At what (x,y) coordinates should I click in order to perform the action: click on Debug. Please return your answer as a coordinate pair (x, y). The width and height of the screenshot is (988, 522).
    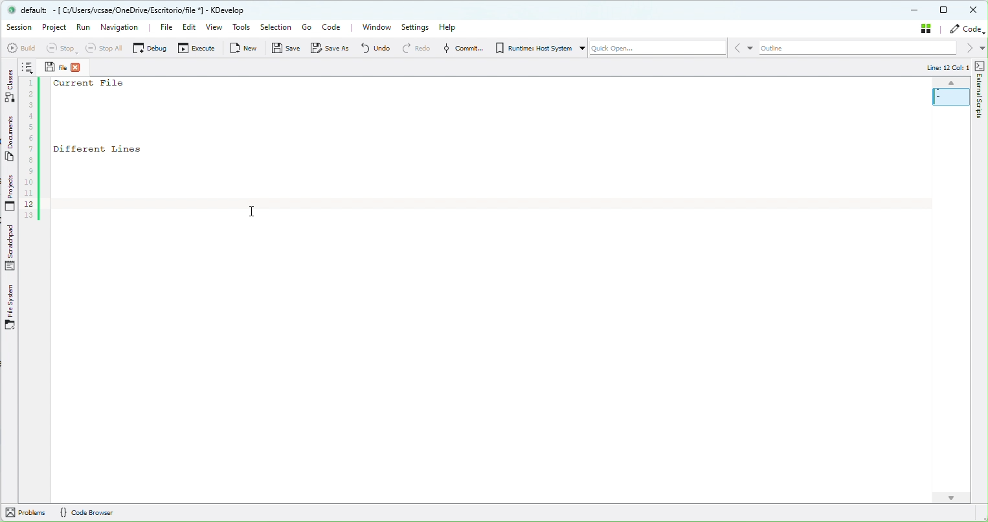
    Looking at the image, I should click on (150, 48).